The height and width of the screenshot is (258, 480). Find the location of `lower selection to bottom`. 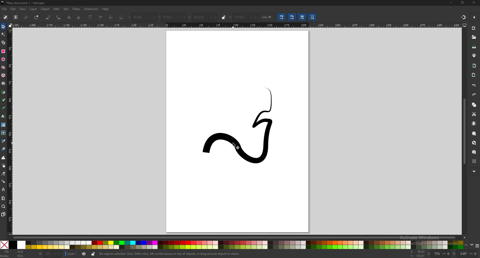

lower selection to bottom is located at coordinates (121, 17).